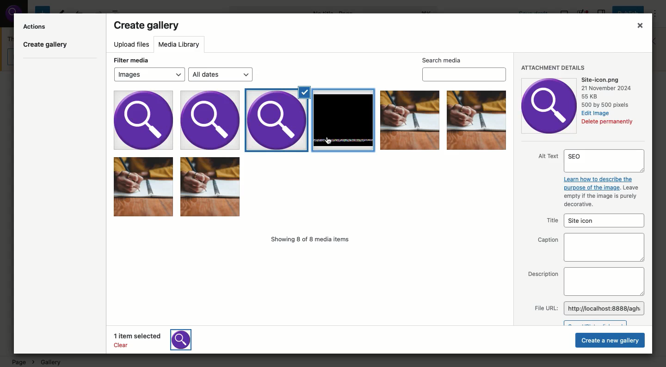 This screenshot has height=367, width=666. Describe the element at coordinates (130, 59) in the screenshot. I see `Filter media ` at that location.